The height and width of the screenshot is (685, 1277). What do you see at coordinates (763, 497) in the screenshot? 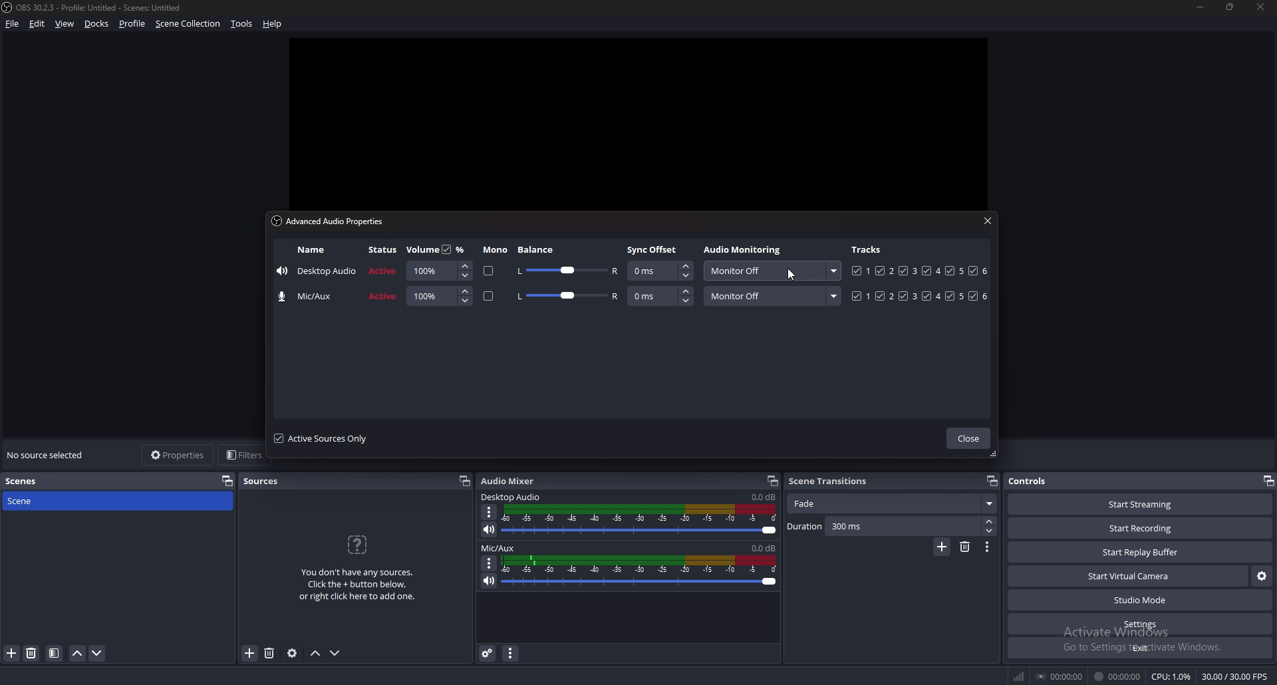
I see `volume level` at bounding box center [763, 497].